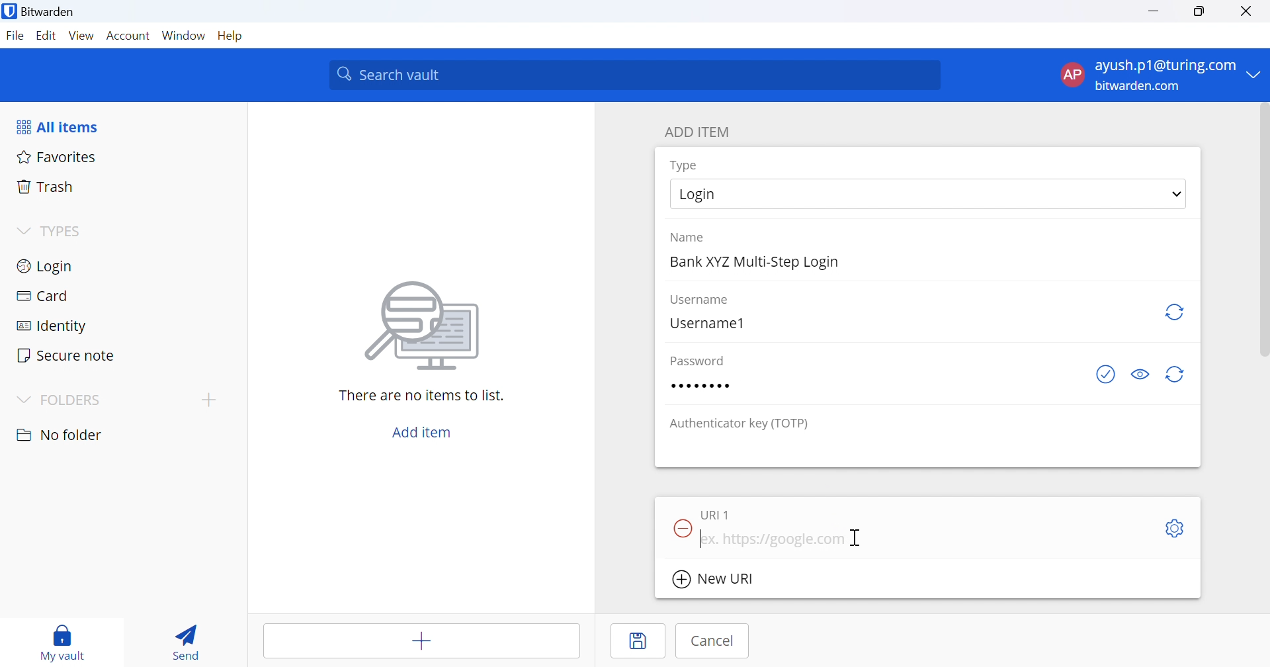 This screenshot has width=1270, height=667. Describe the element at coordinates (424, 326) in the screenshot. I see `Image` at that location.